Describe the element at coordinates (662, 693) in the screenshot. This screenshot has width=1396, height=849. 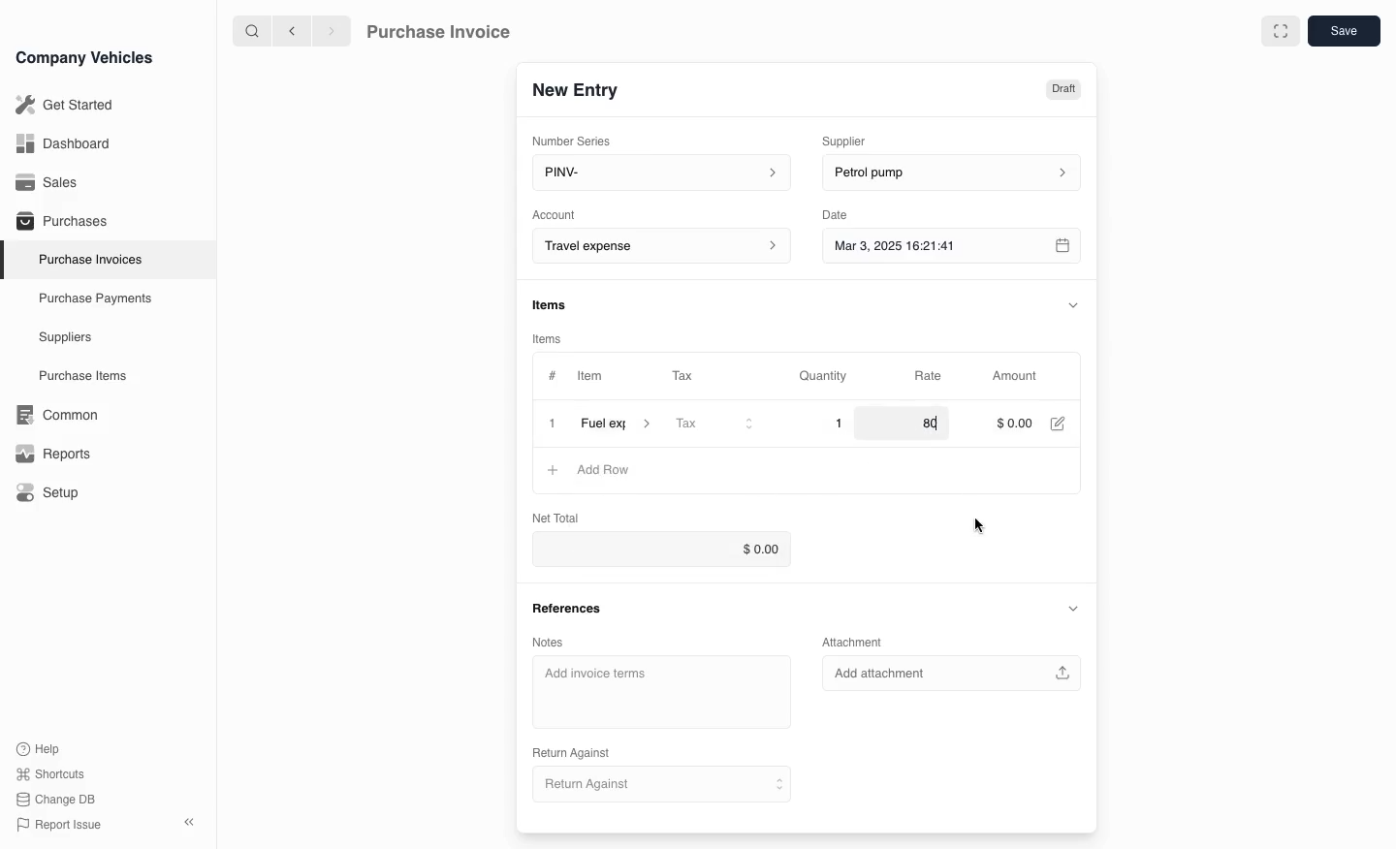
I see `Add invoice terms` at that location.